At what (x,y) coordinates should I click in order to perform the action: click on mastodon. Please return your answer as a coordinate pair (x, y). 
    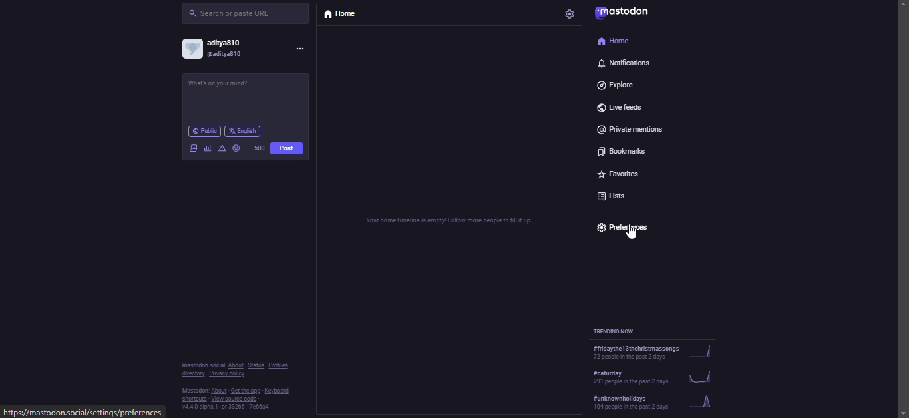
    Looking at the image, I should click on (626, 15).